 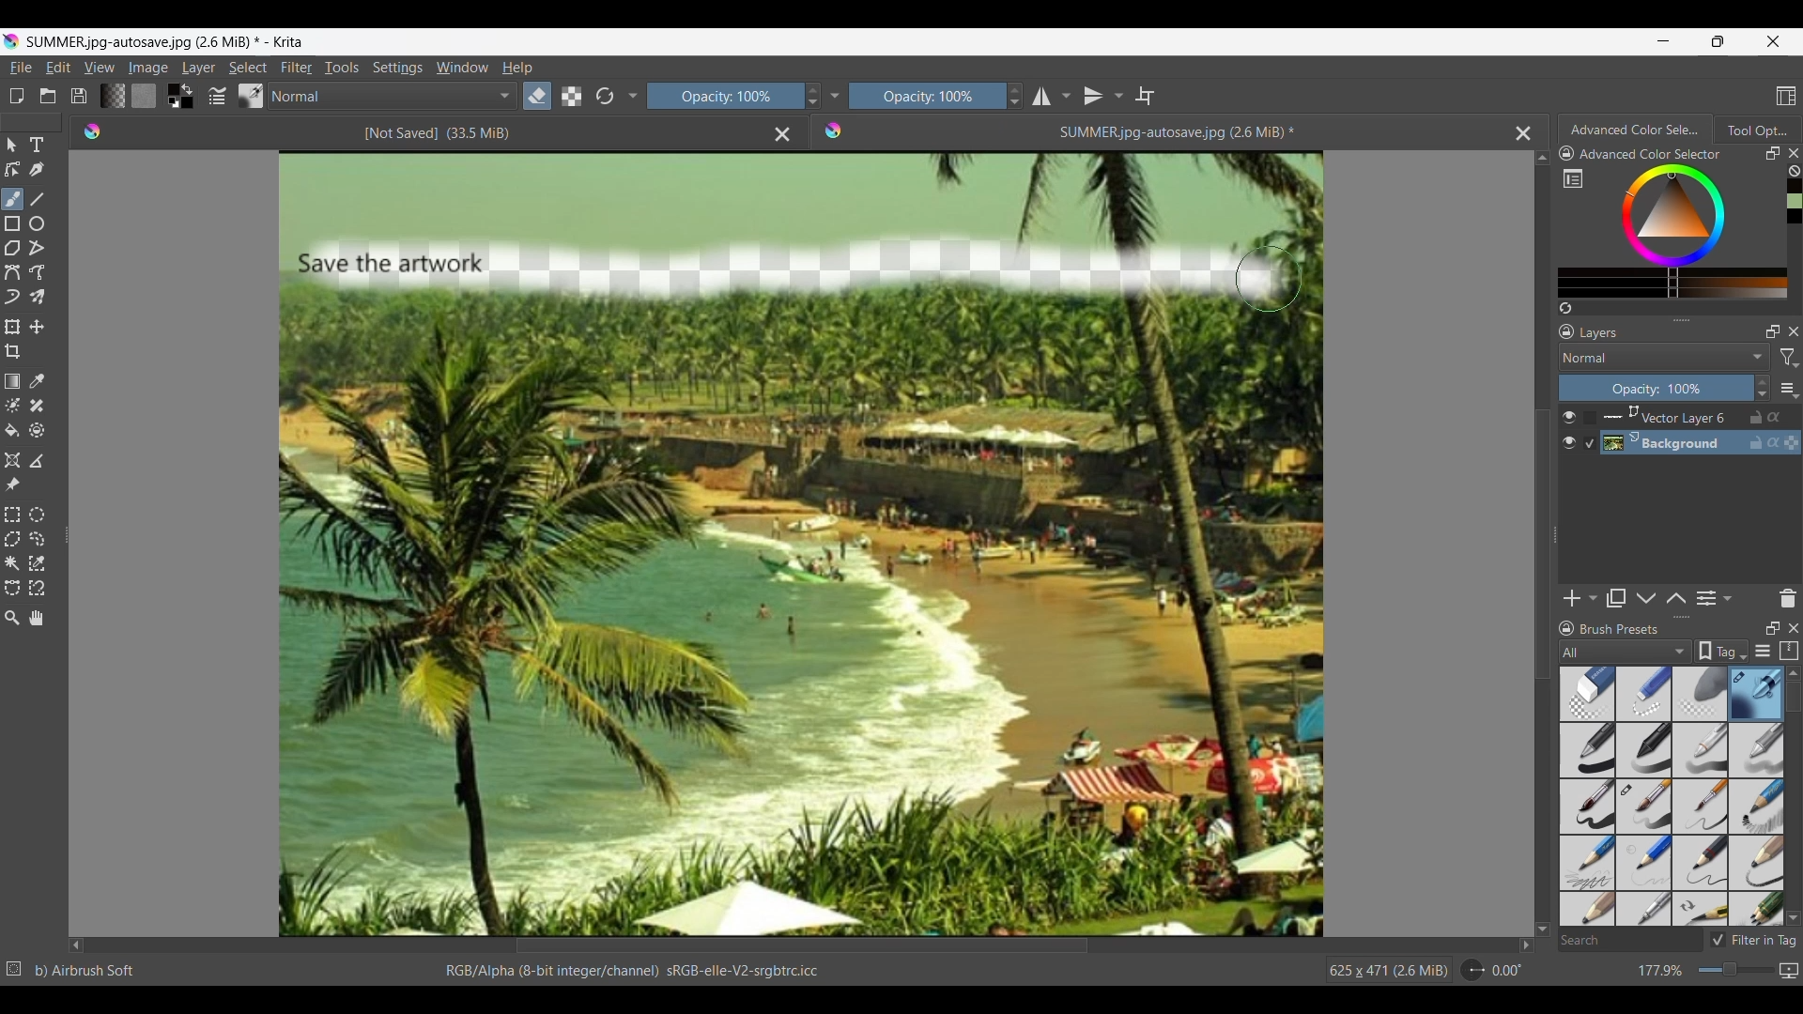 I want to click on Float layers panel, so click(x=1768, y=332).